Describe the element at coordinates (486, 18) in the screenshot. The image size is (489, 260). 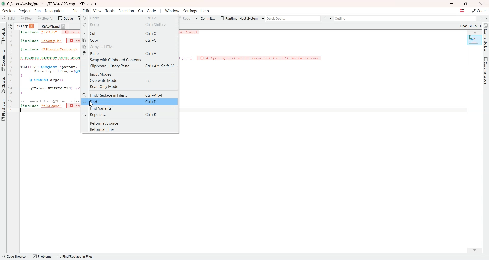
I see `Drop down box` at that location.